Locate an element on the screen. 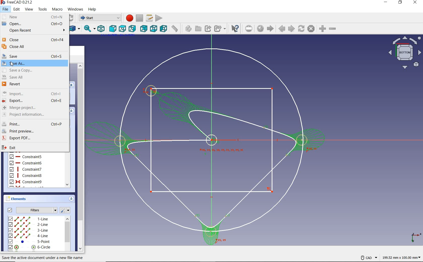 The width and height of the screenshot is (423, 262). switch between workbenches is located at coordinates (98, 18).